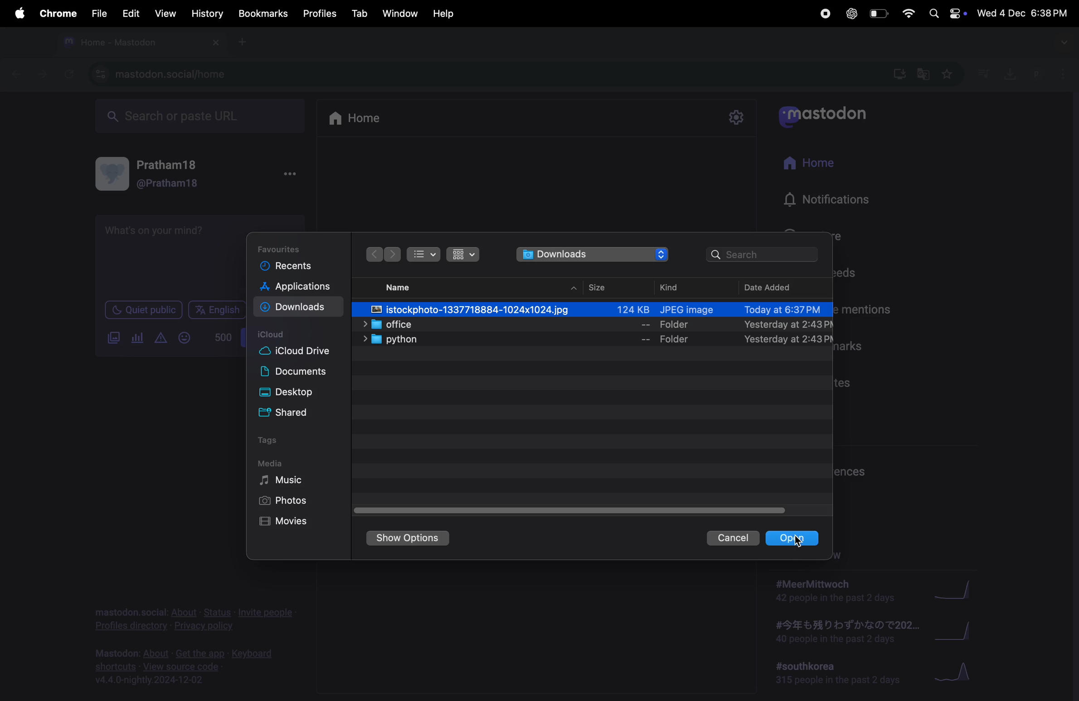 The image size is (1079, 701). I want to click on user profile, so click(158, 173).